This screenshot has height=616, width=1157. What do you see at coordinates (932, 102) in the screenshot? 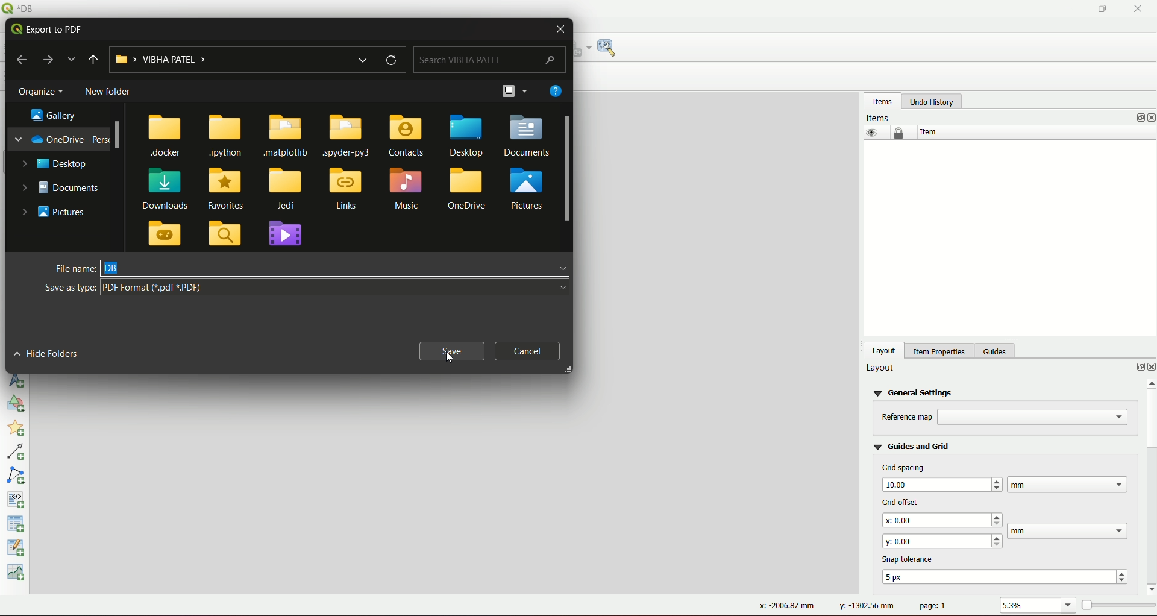
I see `undo history` at bounding box center [932, 102].